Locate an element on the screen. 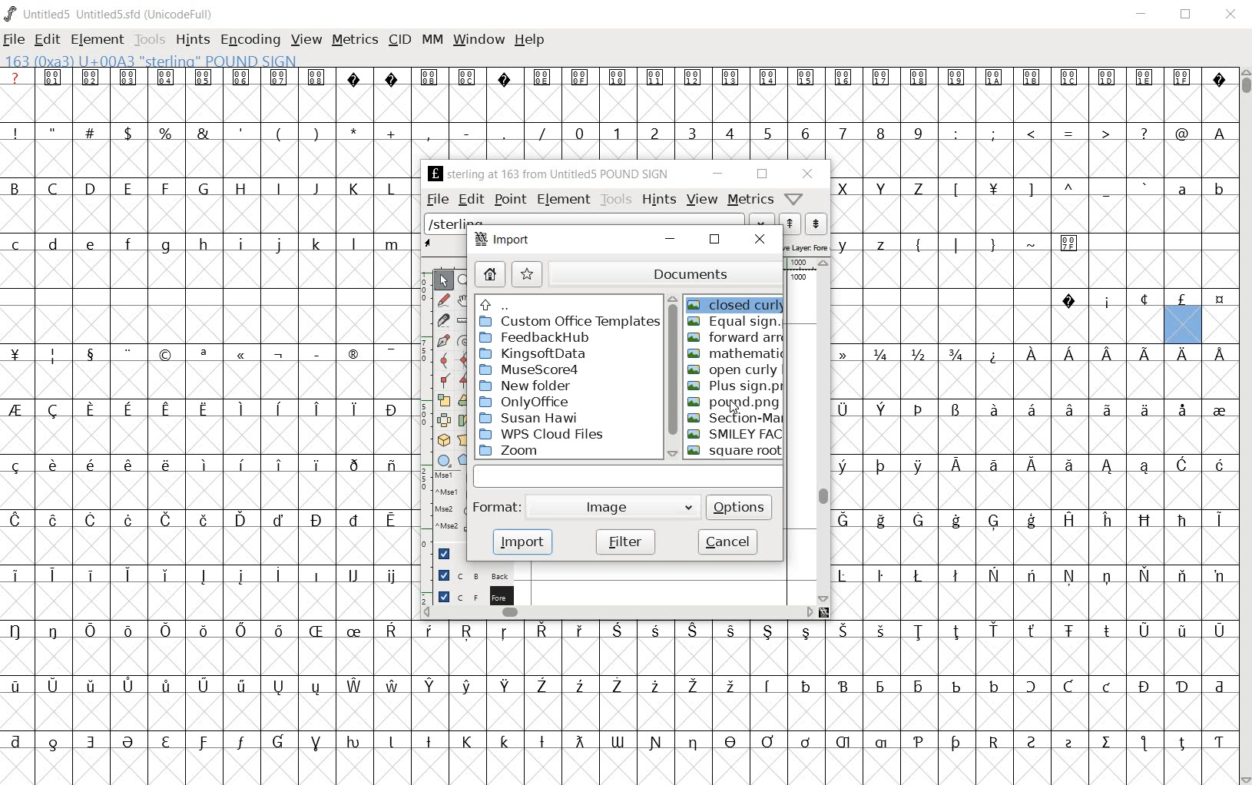  , is located at coordinates (429, 134).